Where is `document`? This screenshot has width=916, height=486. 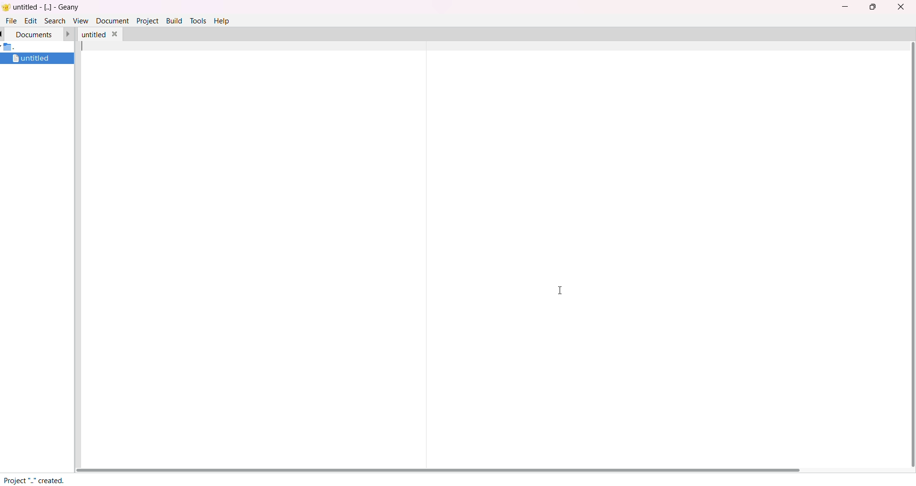 document is located at coordinates (112, 20).